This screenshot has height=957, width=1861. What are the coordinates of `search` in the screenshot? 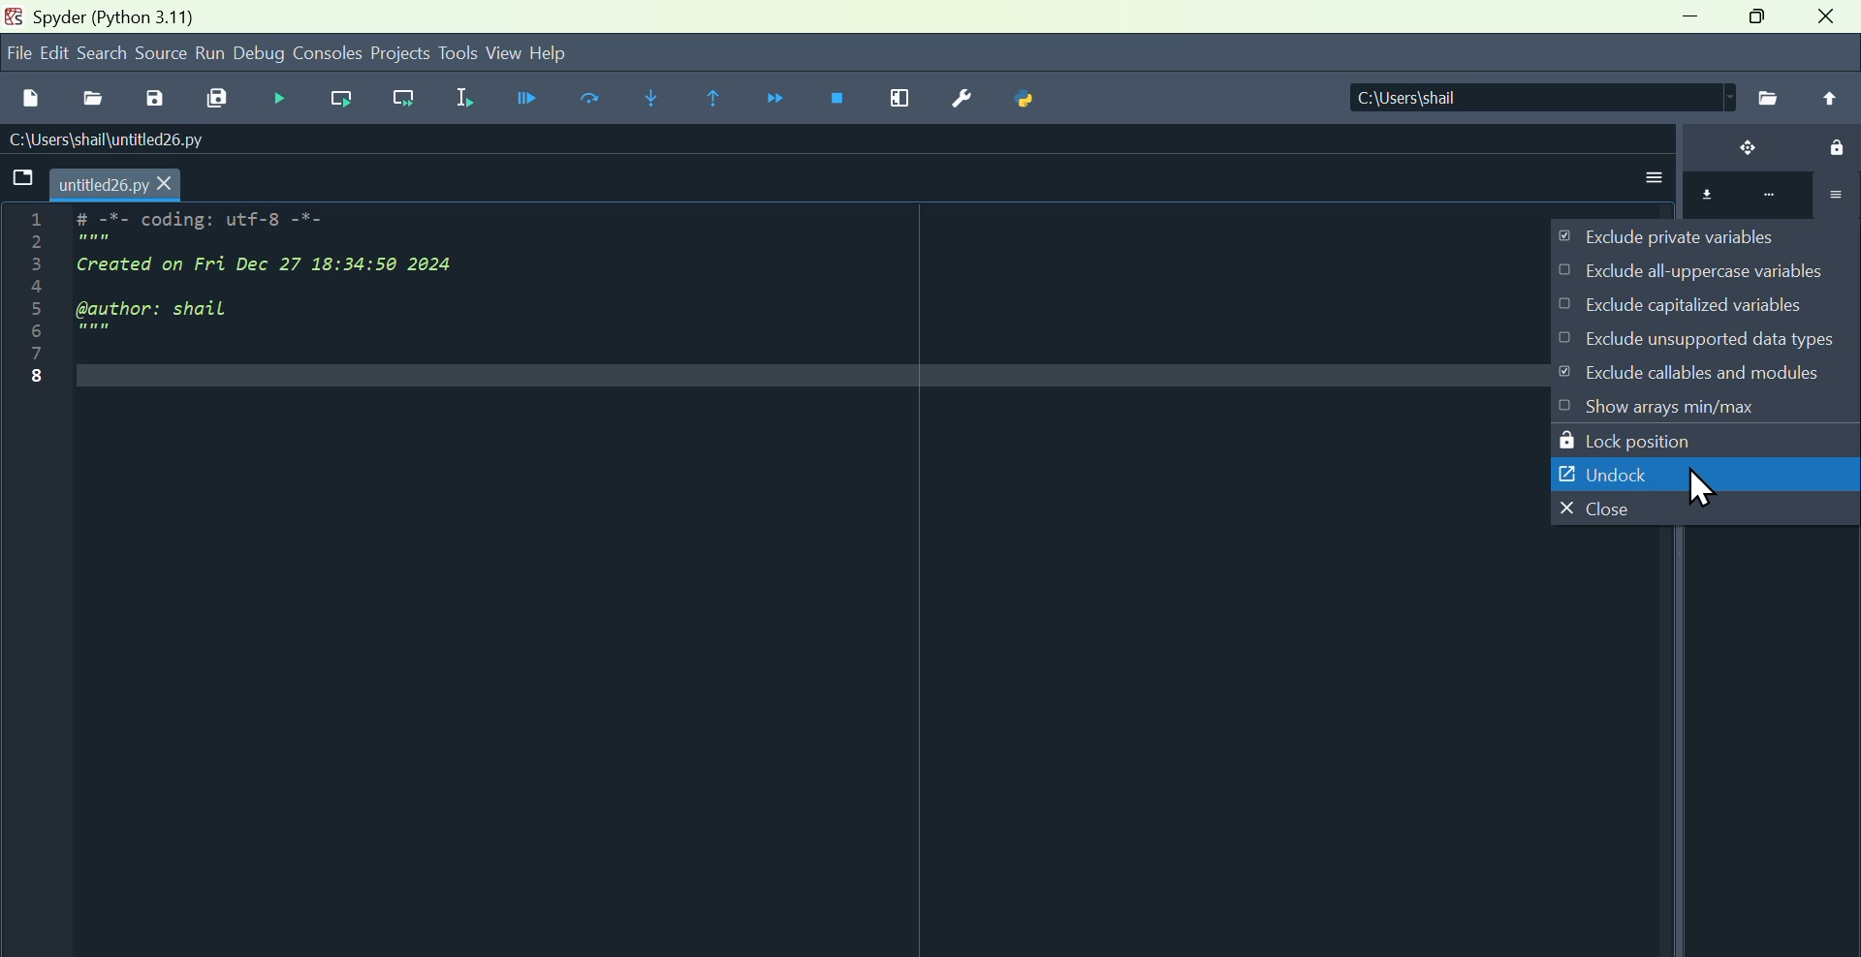 It's located at (104, 51).